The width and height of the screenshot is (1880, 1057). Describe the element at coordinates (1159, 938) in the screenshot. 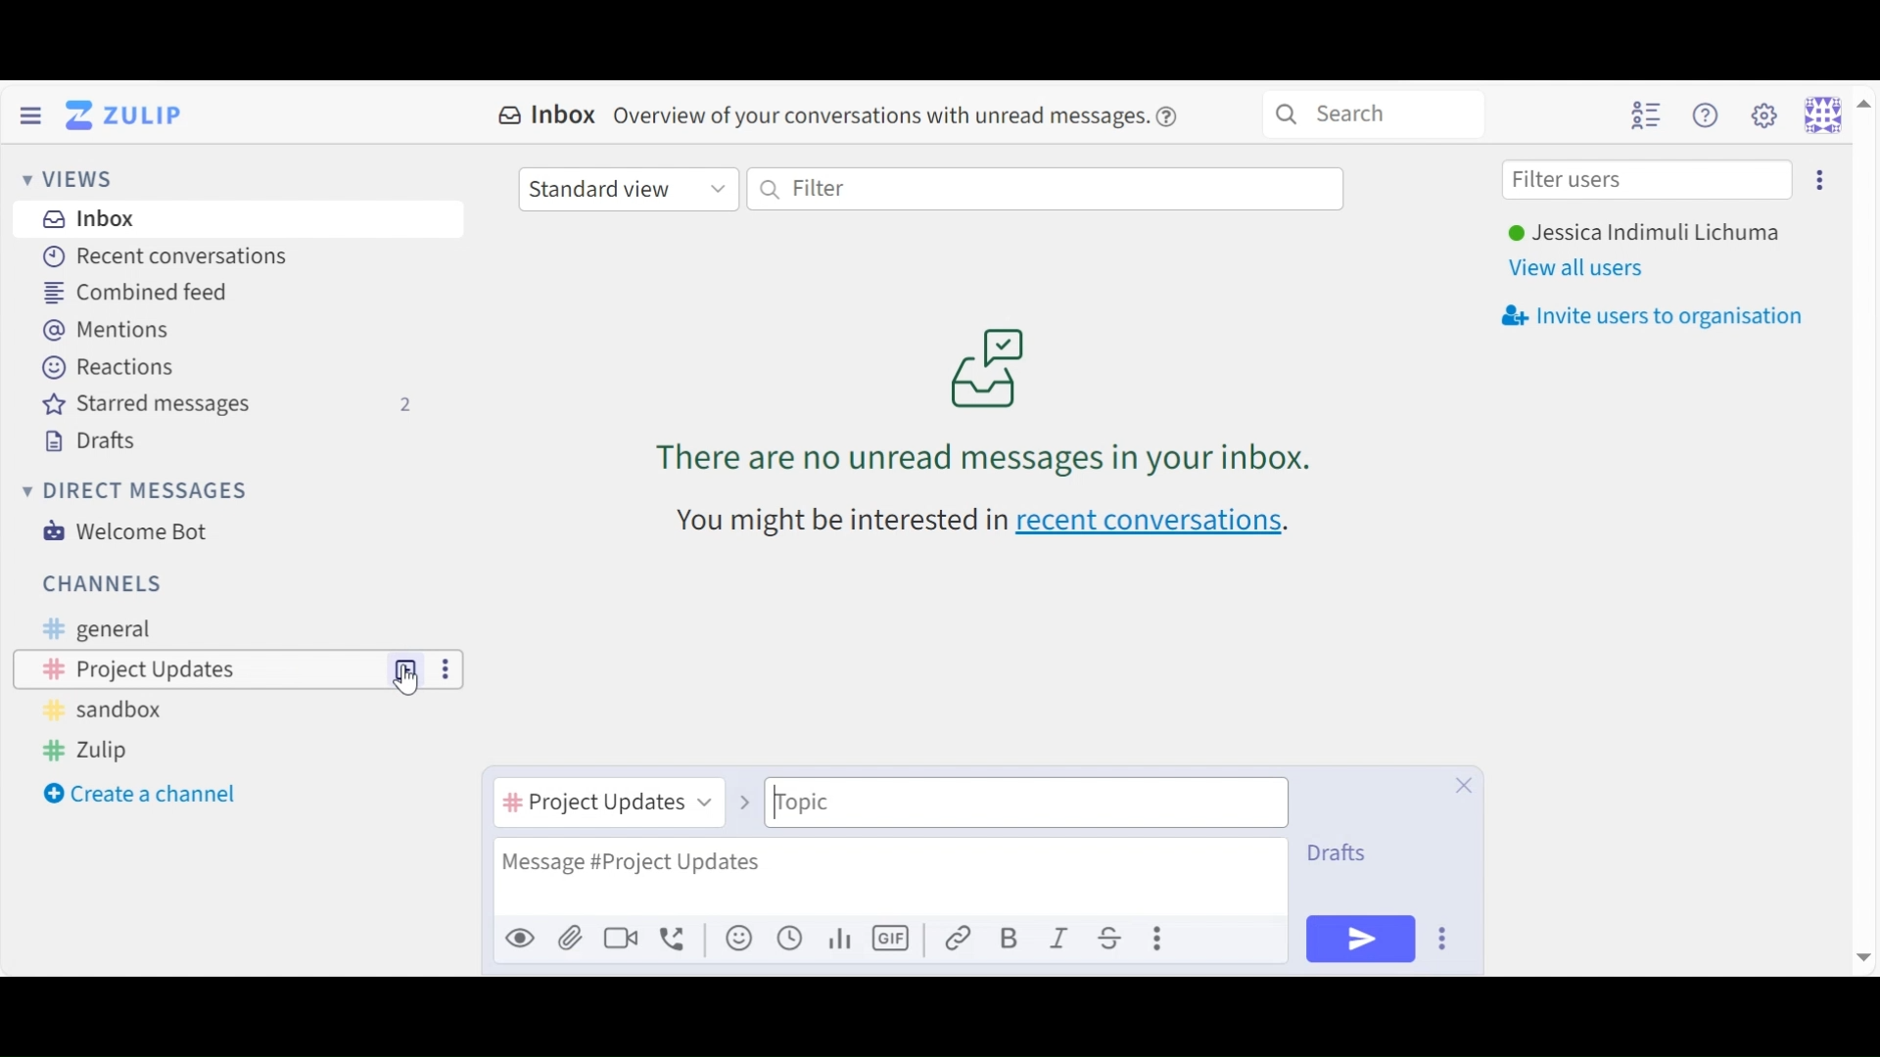

I see `Compose actions` at that location.